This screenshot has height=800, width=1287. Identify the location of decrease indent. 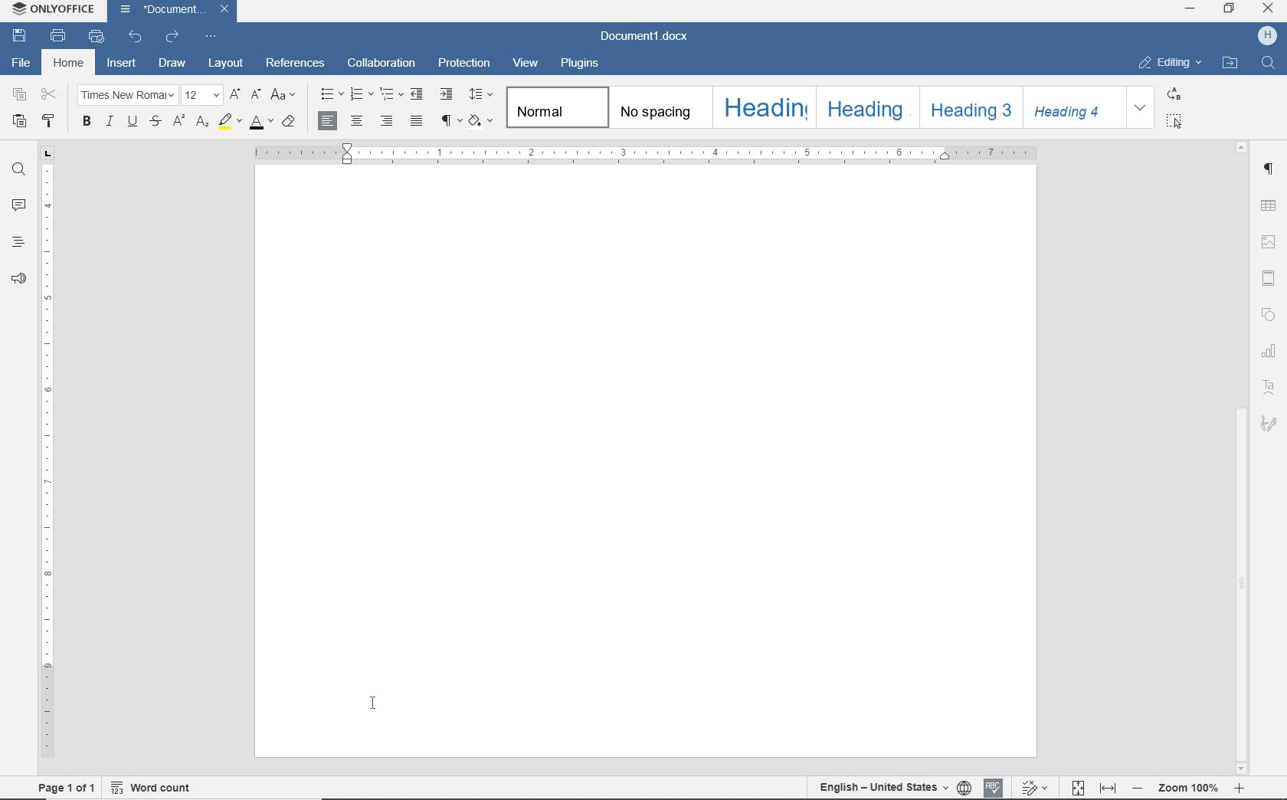
(418, 95).